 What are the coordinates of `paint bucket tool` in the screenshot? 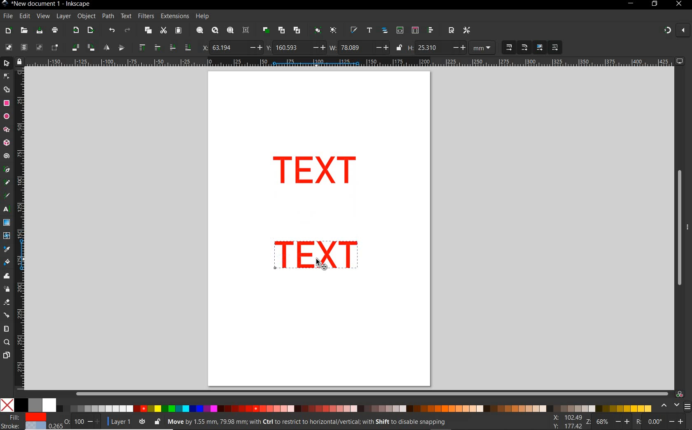 It's located at (7, 262).